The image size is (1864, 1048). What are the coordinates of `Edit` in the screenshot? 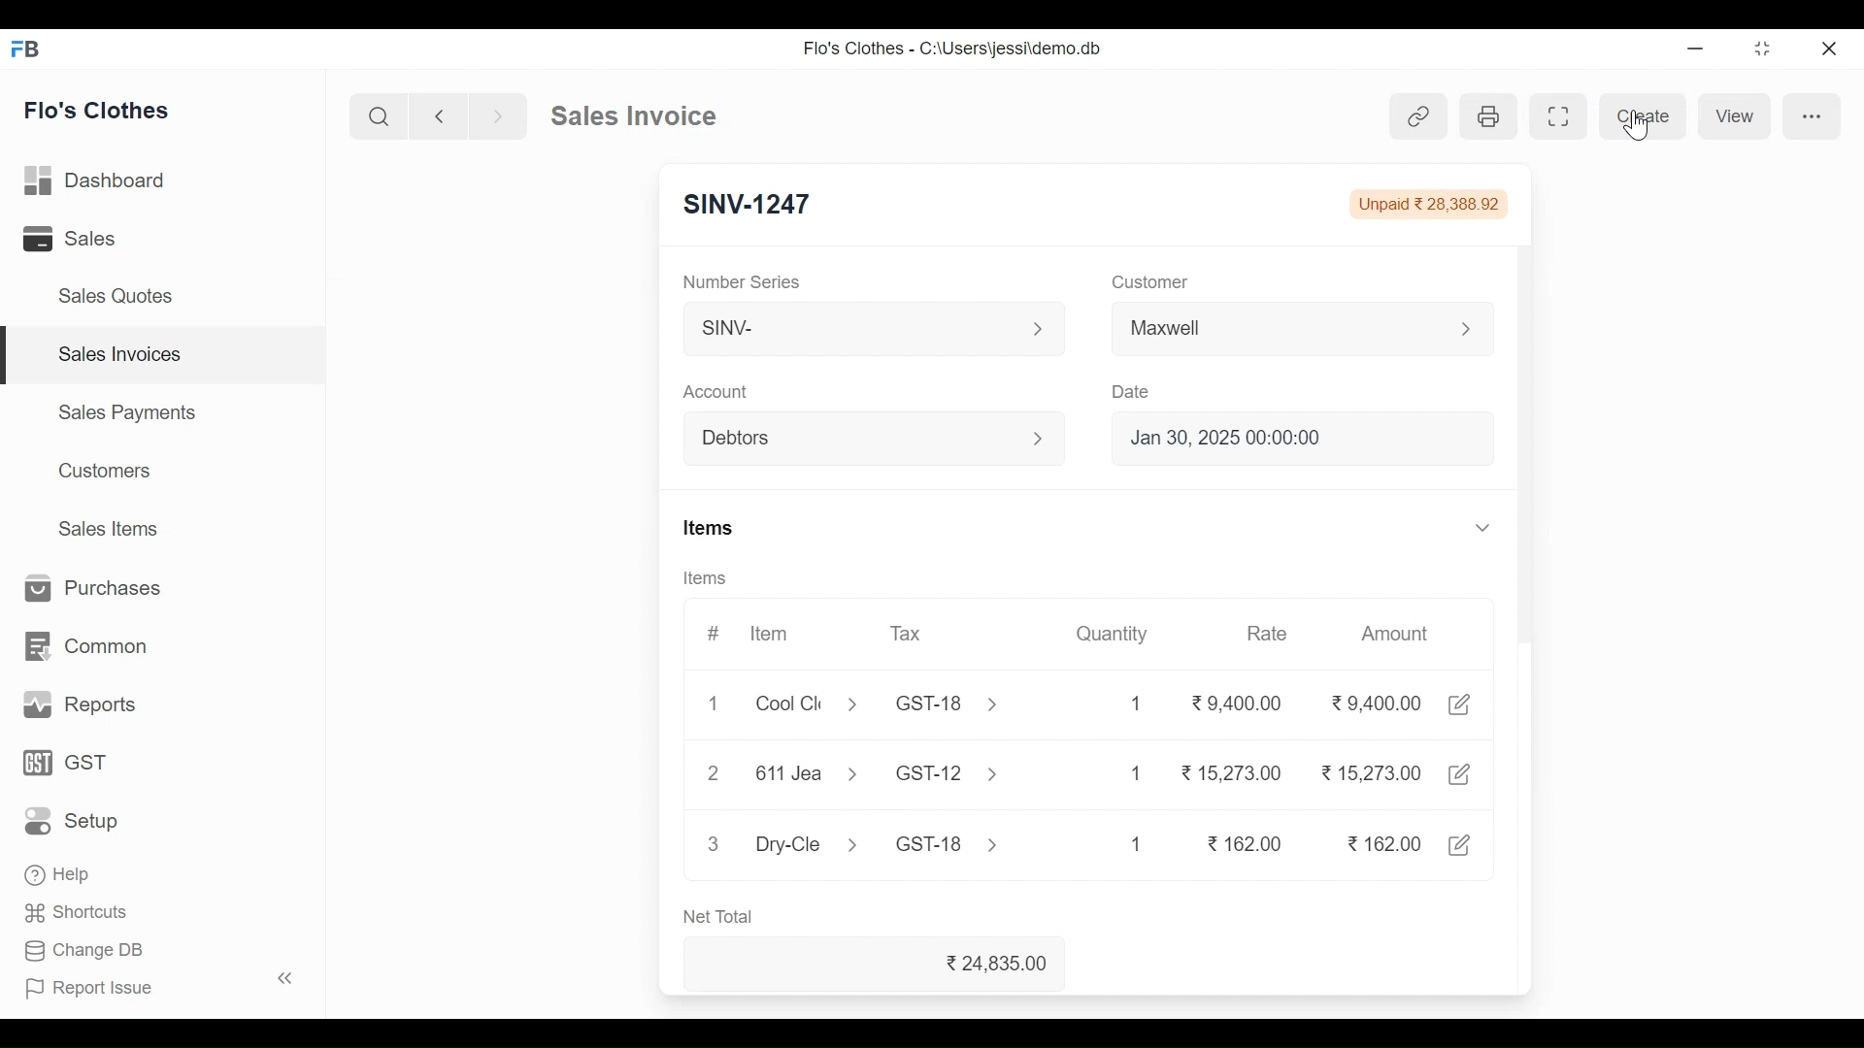 It's located at (1462, 771).